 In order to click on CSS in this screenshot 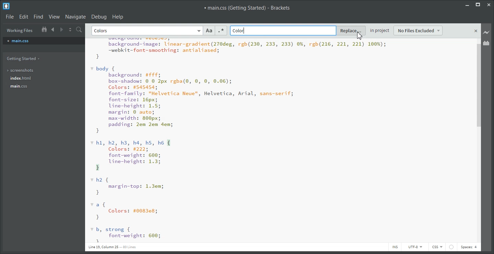, I will do `click(437, 247)`.